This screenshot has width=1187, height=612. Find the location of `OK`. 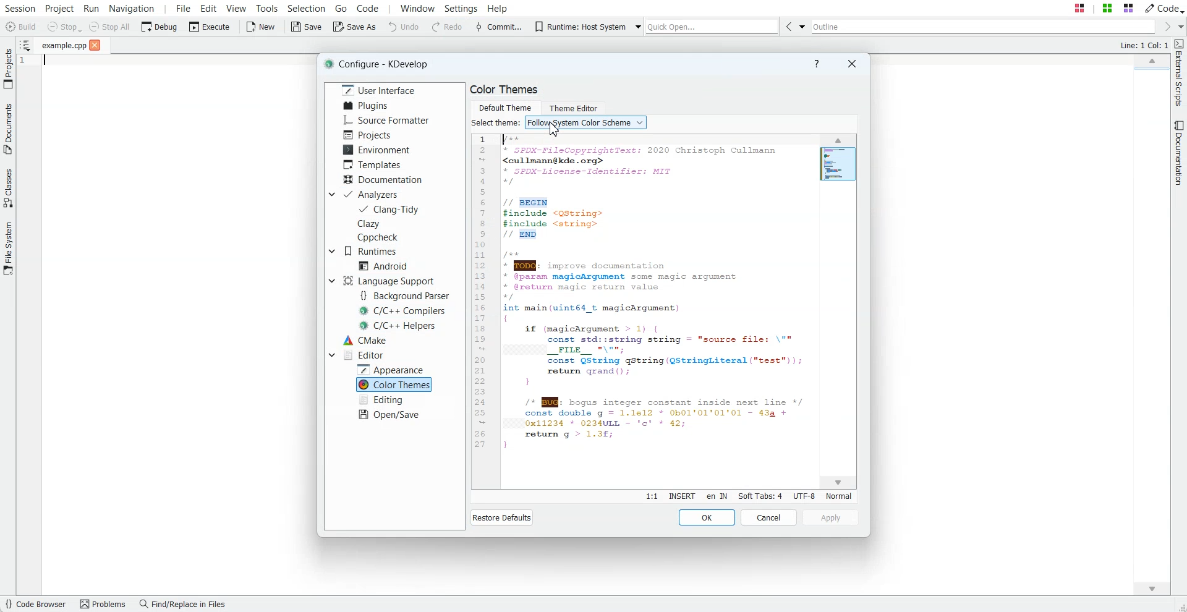

OK is located at coordinates (707, 517).